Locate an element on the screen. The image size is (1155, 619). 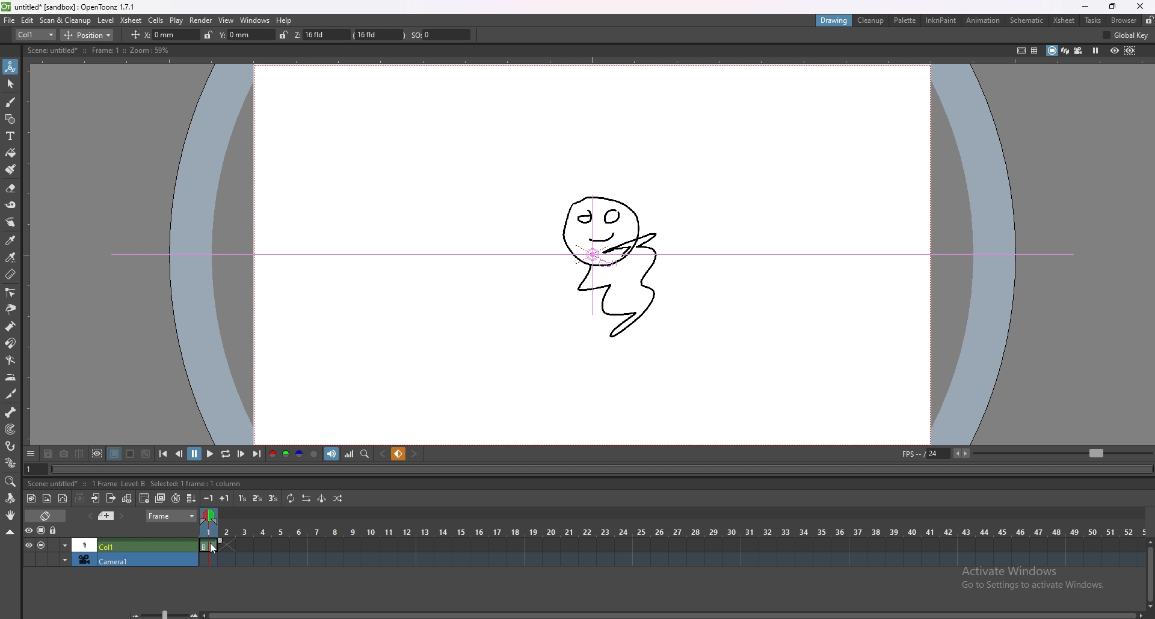
skeleton is located at coordinates (11, 412).